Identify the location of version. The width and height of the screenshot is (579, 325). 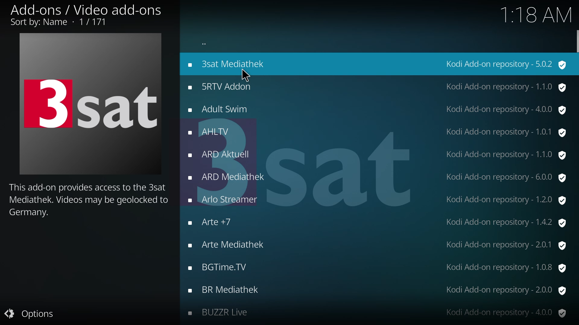
(502, 200).